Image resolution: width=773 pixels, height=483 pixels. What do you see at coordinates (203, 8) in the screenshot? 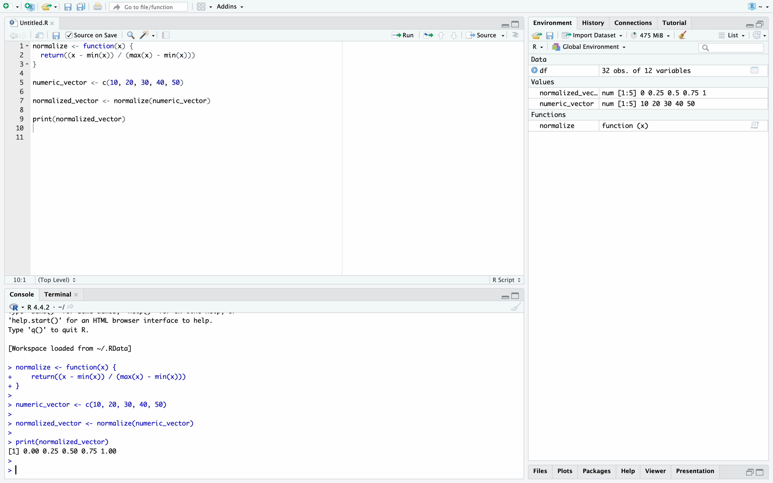
I see `Workspace panes` at bounding box center [203, 8].